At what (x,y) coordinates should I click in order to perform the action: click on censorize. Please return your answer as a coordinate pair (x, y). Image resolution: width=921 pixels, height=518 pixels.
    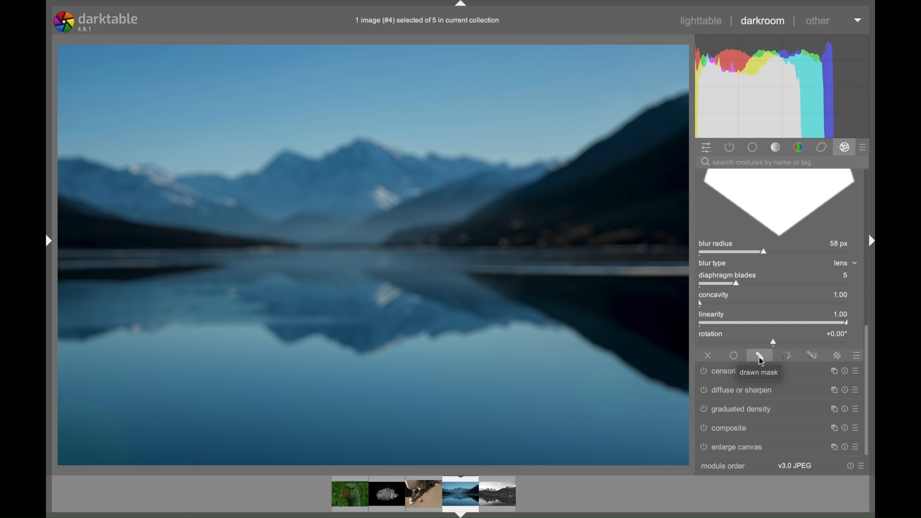
    Looking at the image, I should click on (717, 372).